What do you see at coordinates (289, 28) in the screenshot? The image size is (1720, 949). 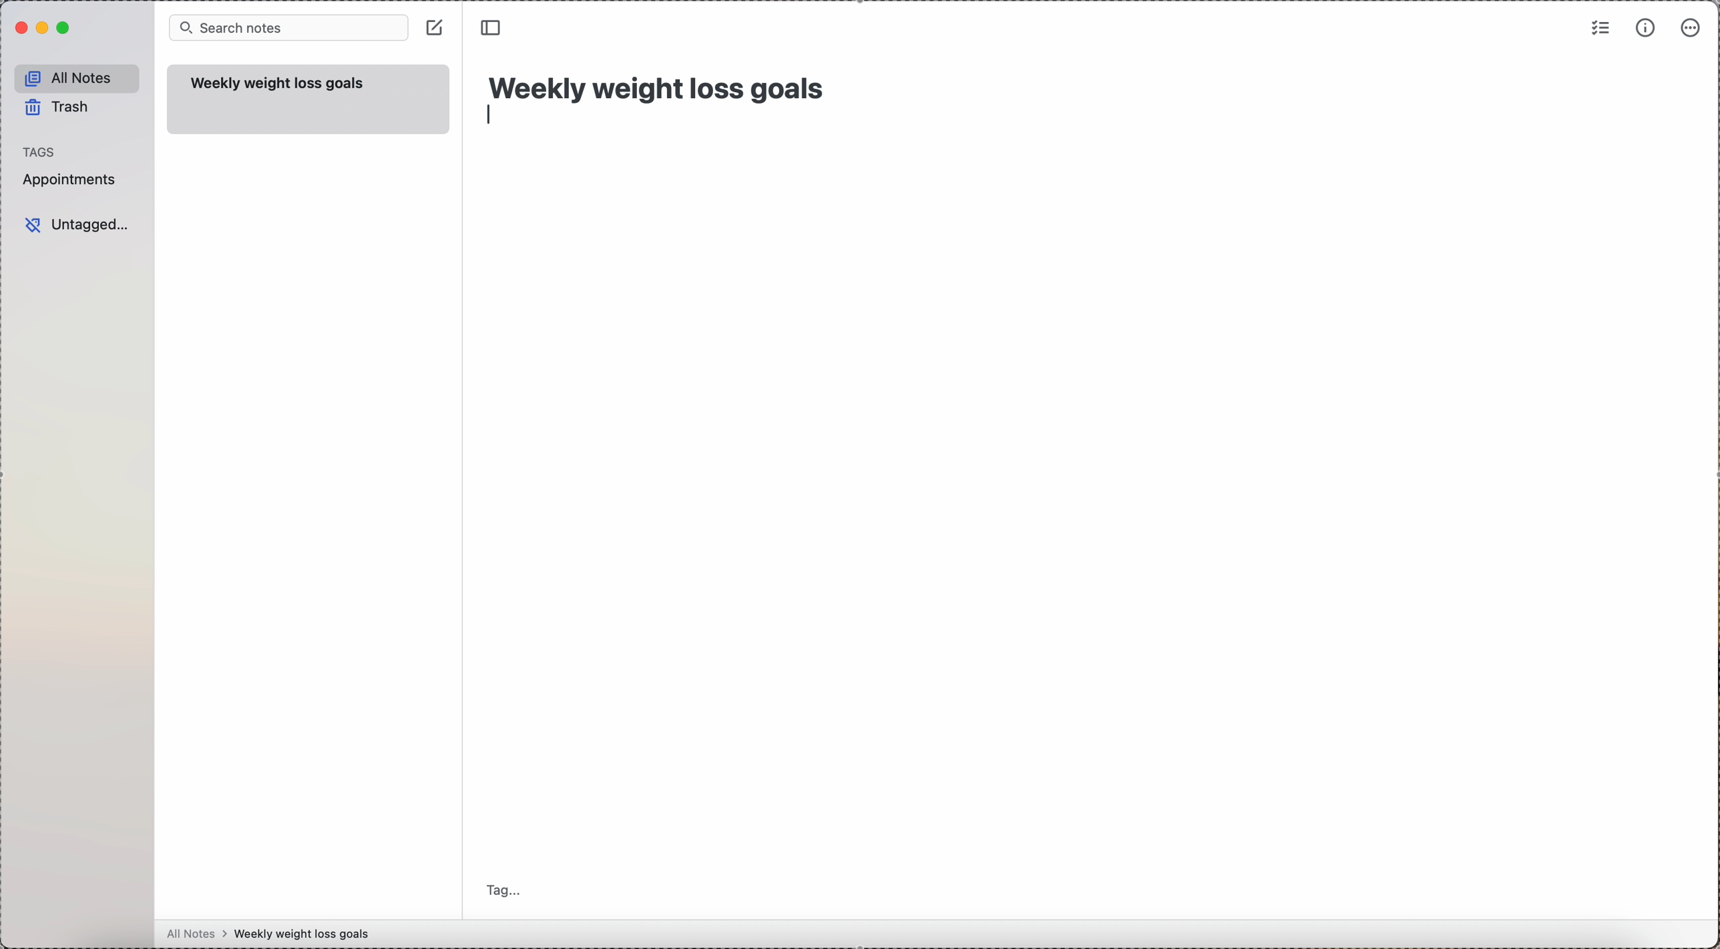 I see `search bar` at bounding box center [289, 28].